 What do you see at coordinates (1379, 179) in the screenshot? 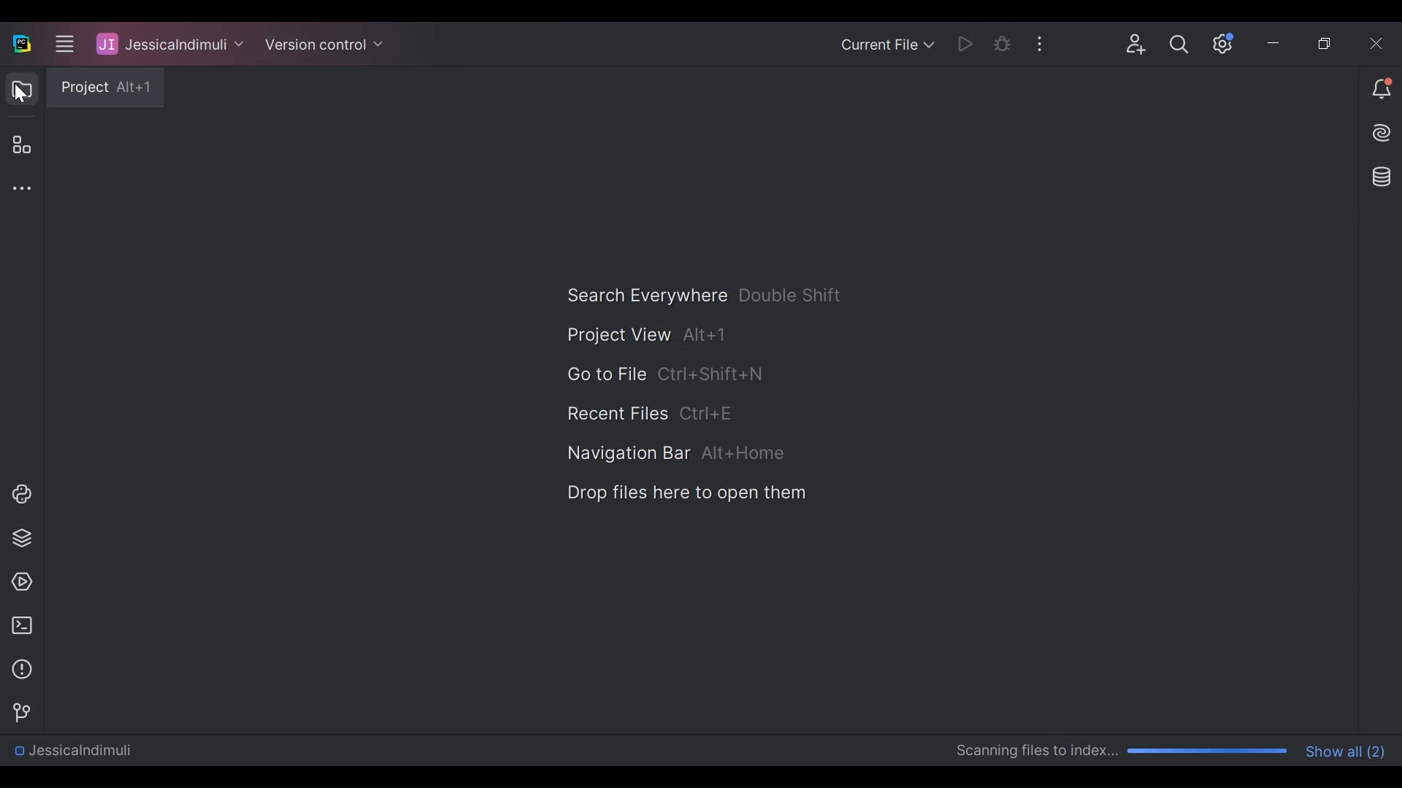
I see `Database` at bounding box center [1379, 179].